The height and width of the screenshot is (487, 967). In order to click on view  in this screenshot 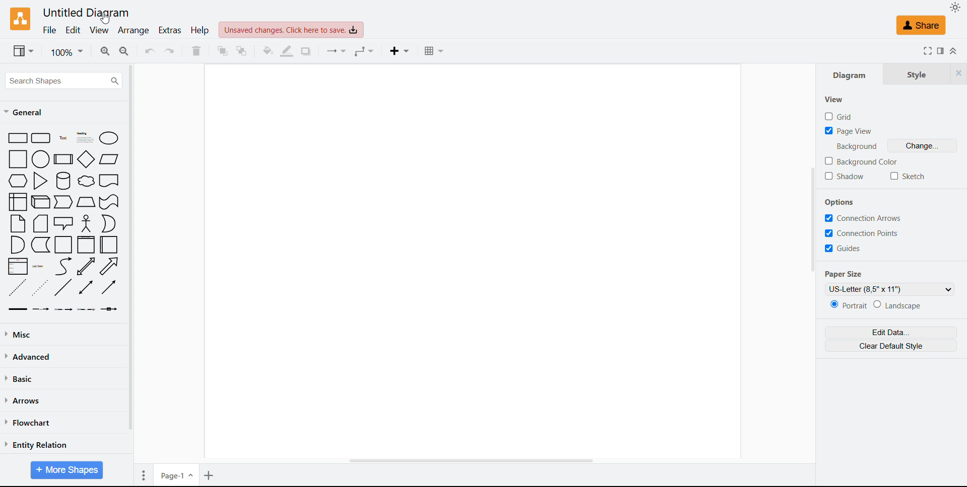, I will do `click(834, 100)`.